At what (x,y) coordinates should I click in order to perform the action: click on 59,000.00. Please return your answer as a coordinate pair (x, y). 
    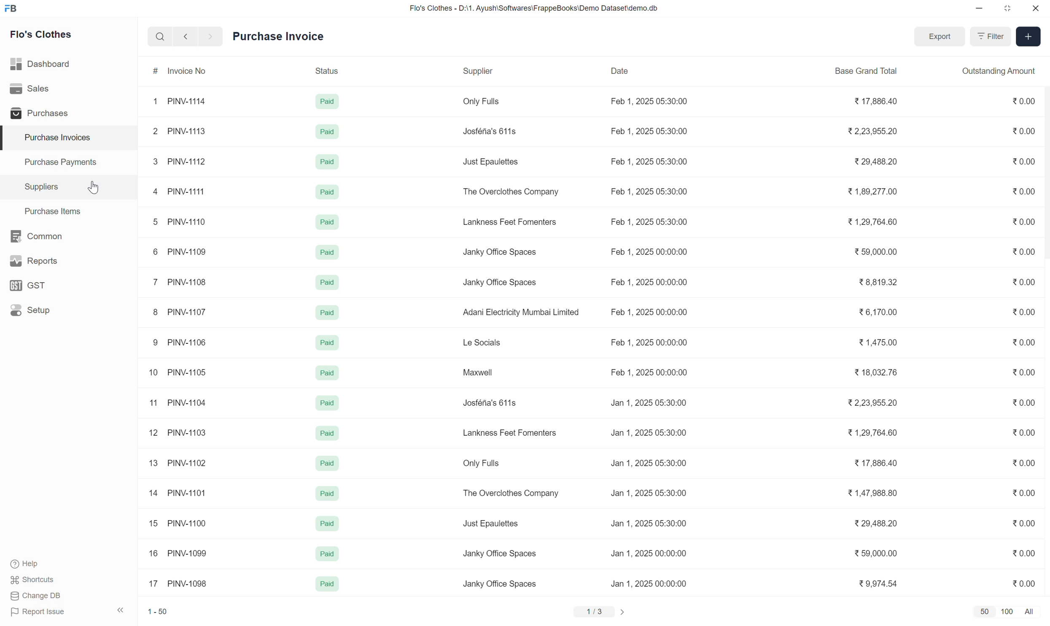
    Looking at the image, I should click on (876, 251).